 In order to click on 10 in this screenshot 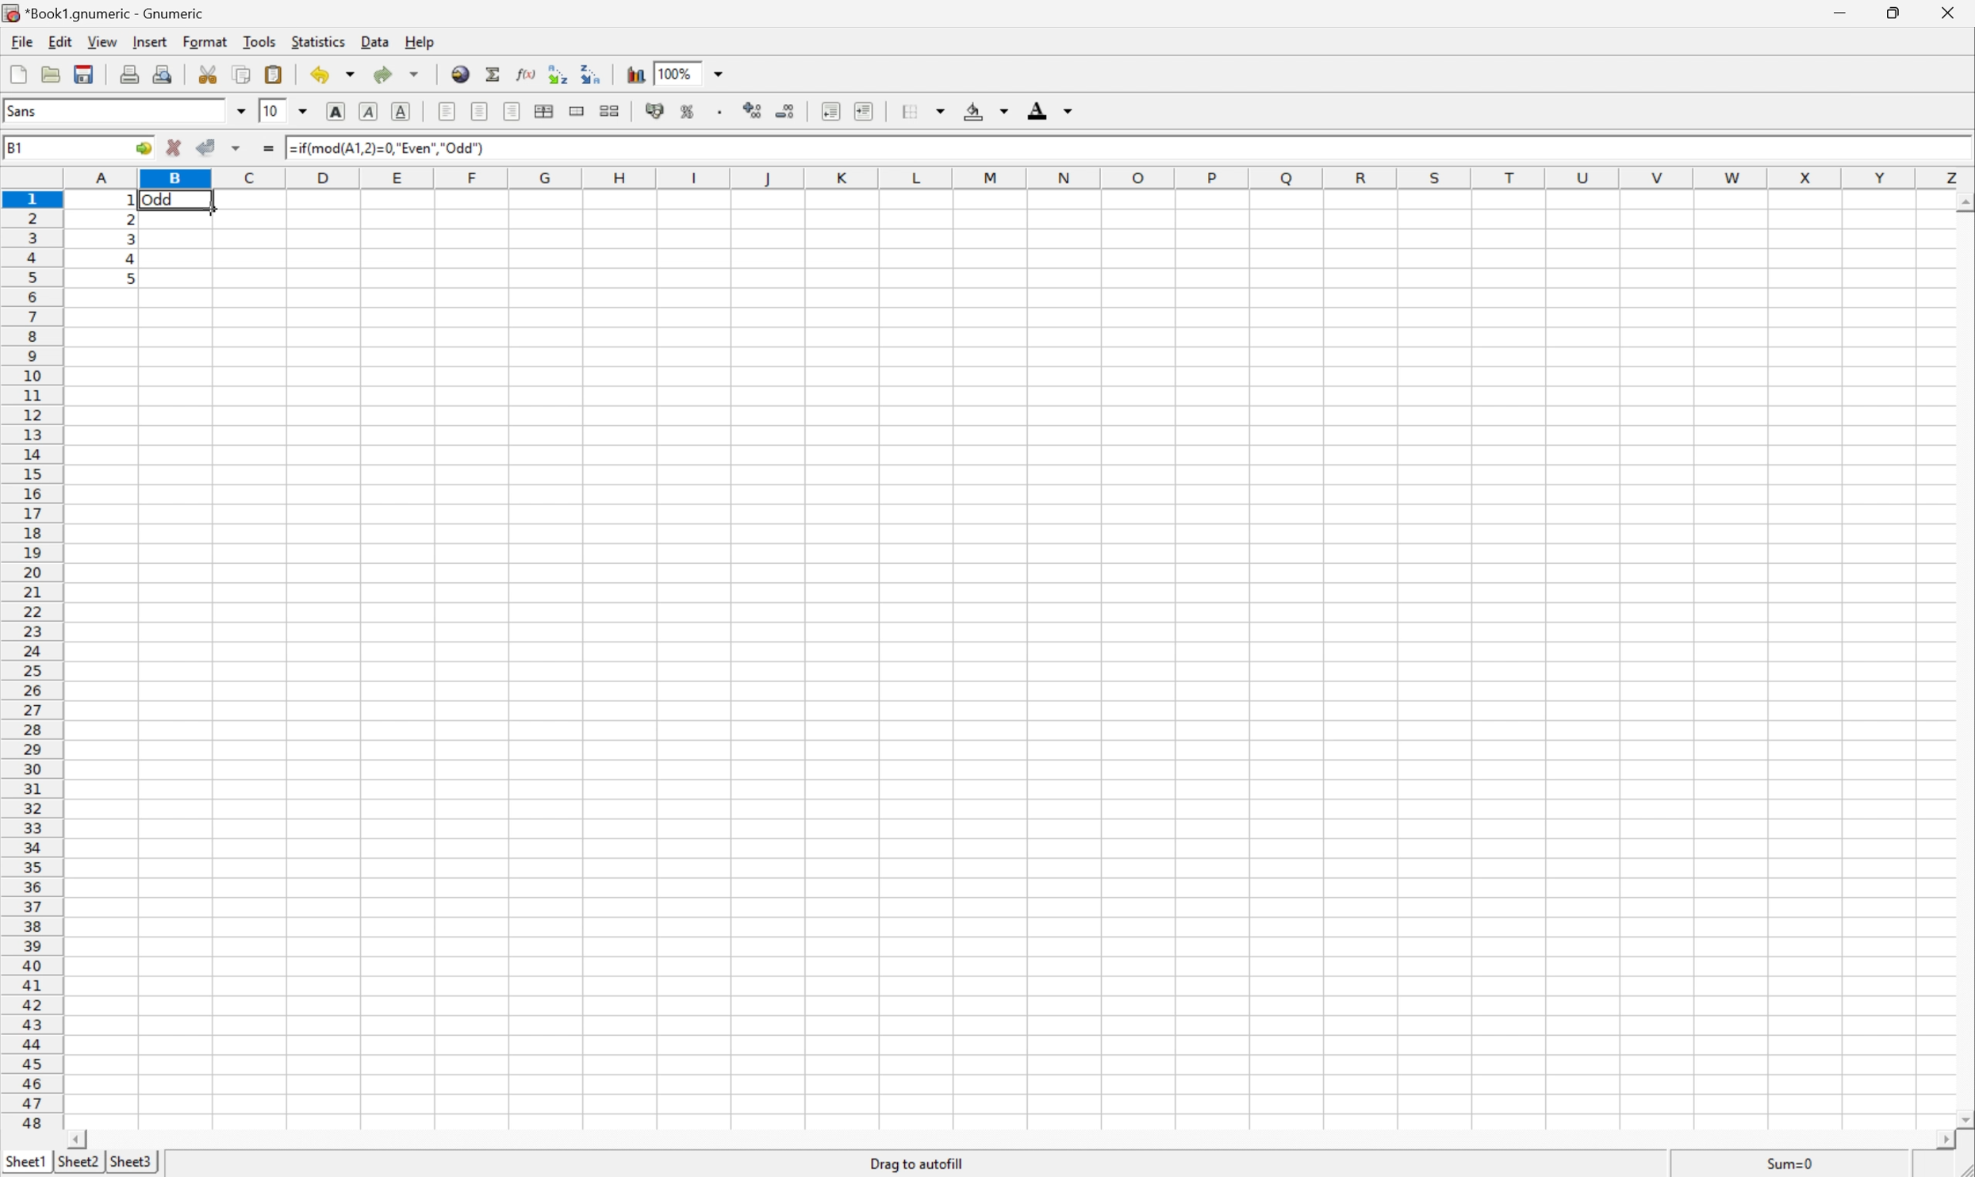, I will do `click(273, 111)`.